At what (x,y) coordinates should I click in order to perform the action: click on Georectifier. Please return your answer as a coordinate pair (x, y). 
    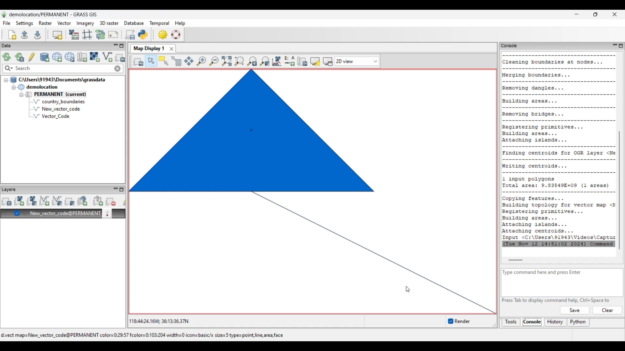
    Looking at the image, I should click on (87, 35).